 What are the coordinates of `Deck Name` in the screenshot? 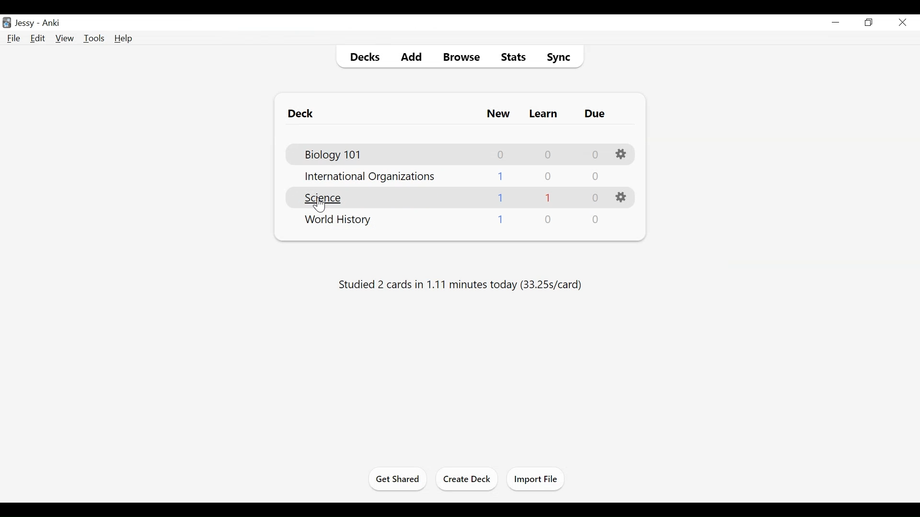 It's located at (327, 198).